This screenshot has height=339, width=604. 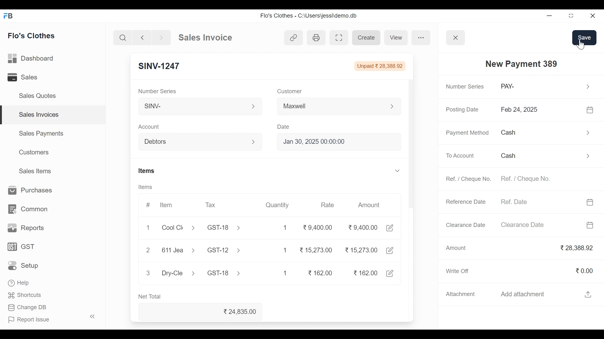 I want to click on Edit, so click(x=392, y=228).